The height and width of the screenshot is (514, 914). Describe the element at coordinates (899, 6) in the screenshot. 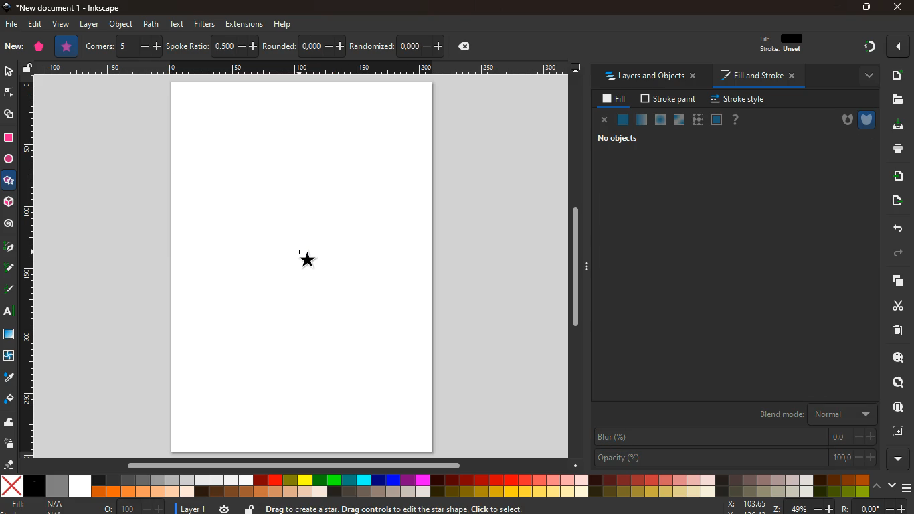

I see `close` at that location.